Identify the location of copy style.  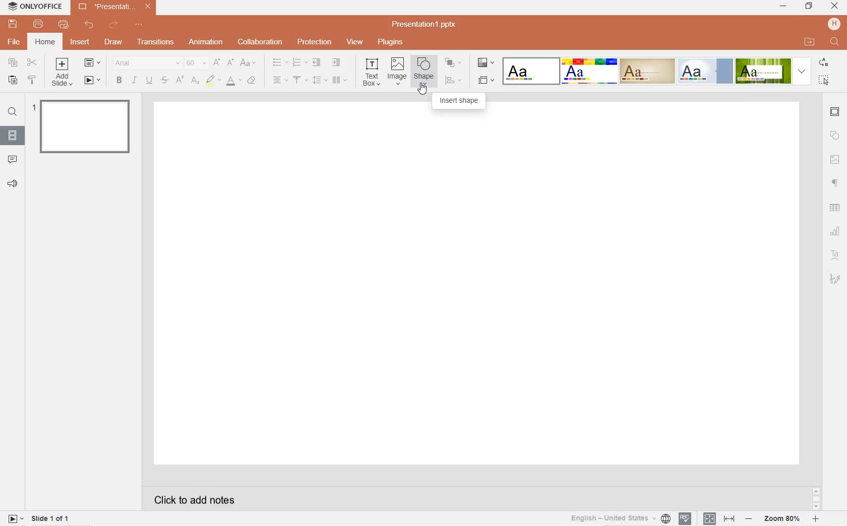
(33, 81).